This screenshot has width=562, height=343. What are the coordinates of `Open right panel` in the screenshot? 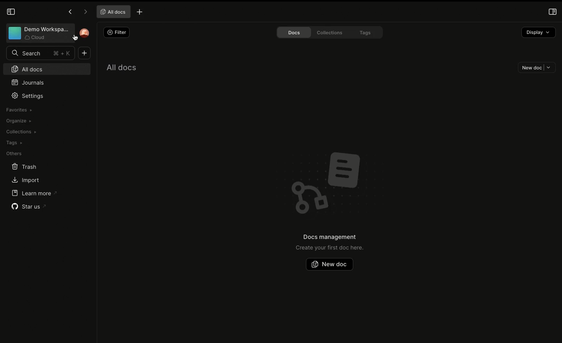 It's located at (552, 12).